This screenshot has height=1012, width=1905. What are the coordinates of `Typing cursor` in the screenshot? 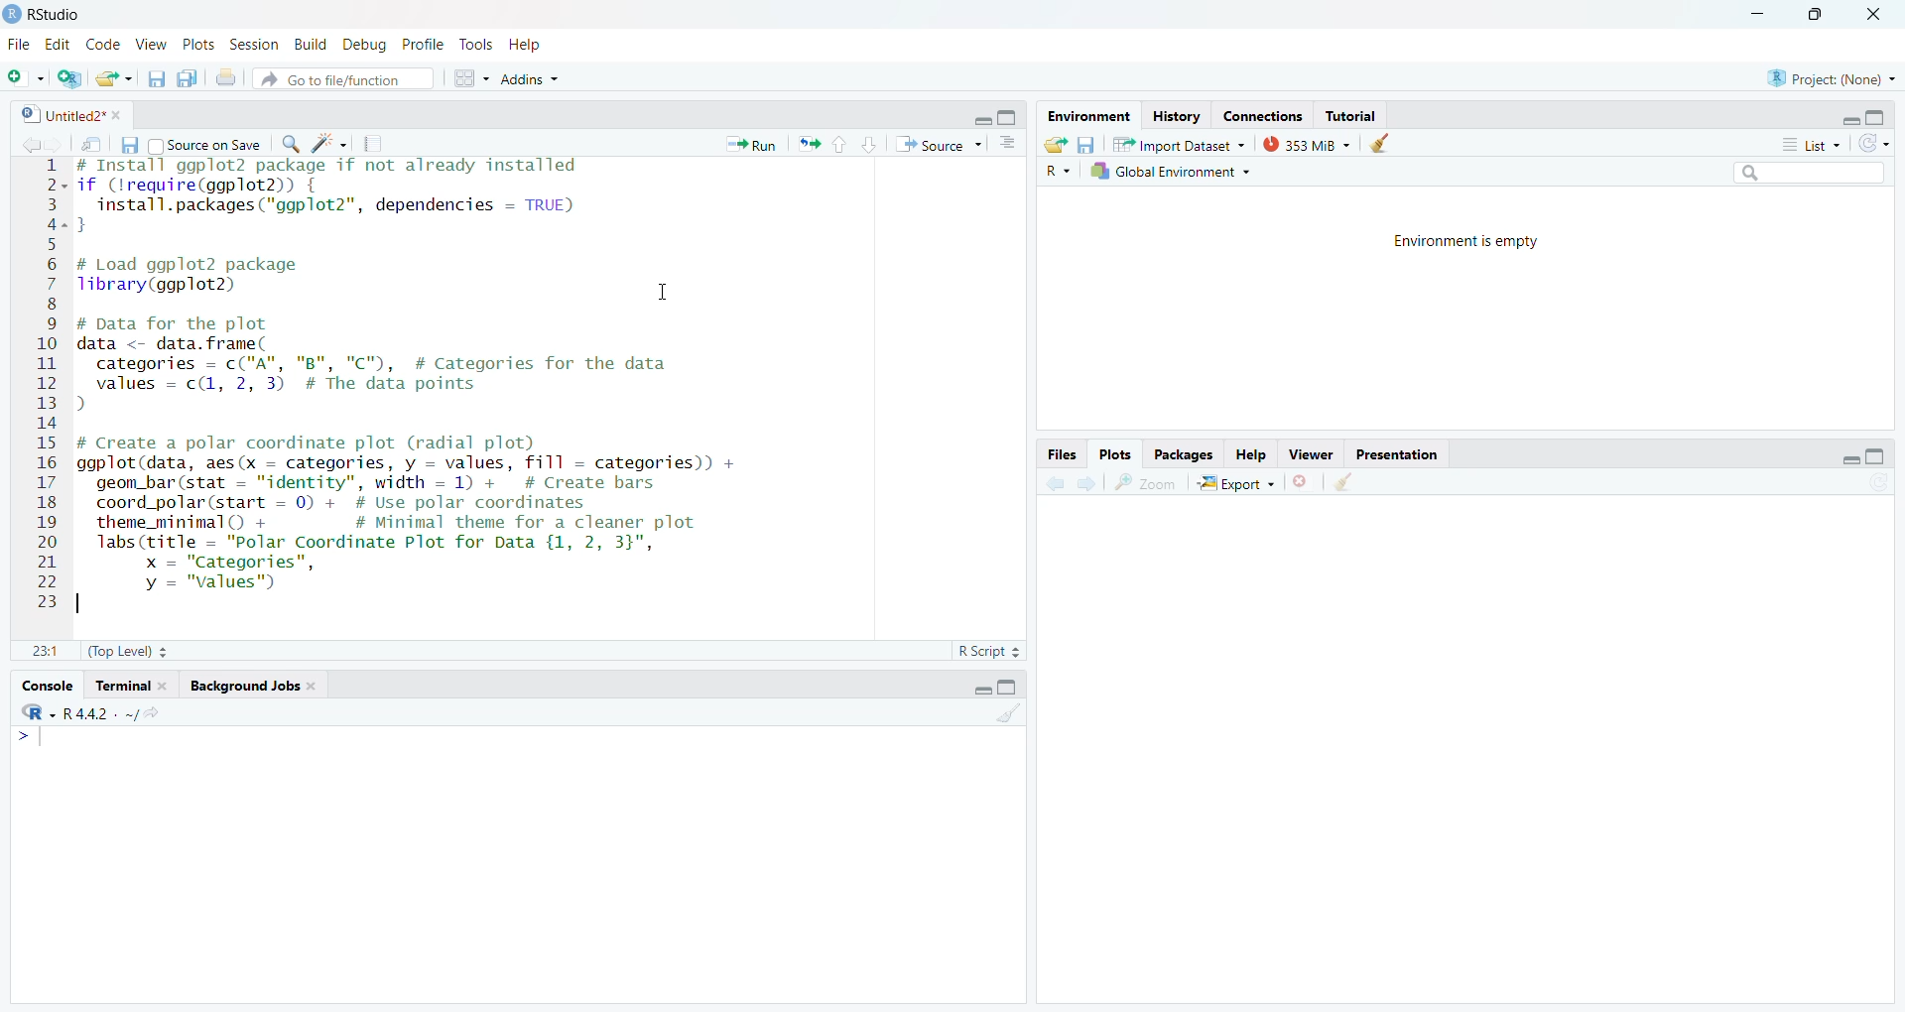 It's located at (93, 607).